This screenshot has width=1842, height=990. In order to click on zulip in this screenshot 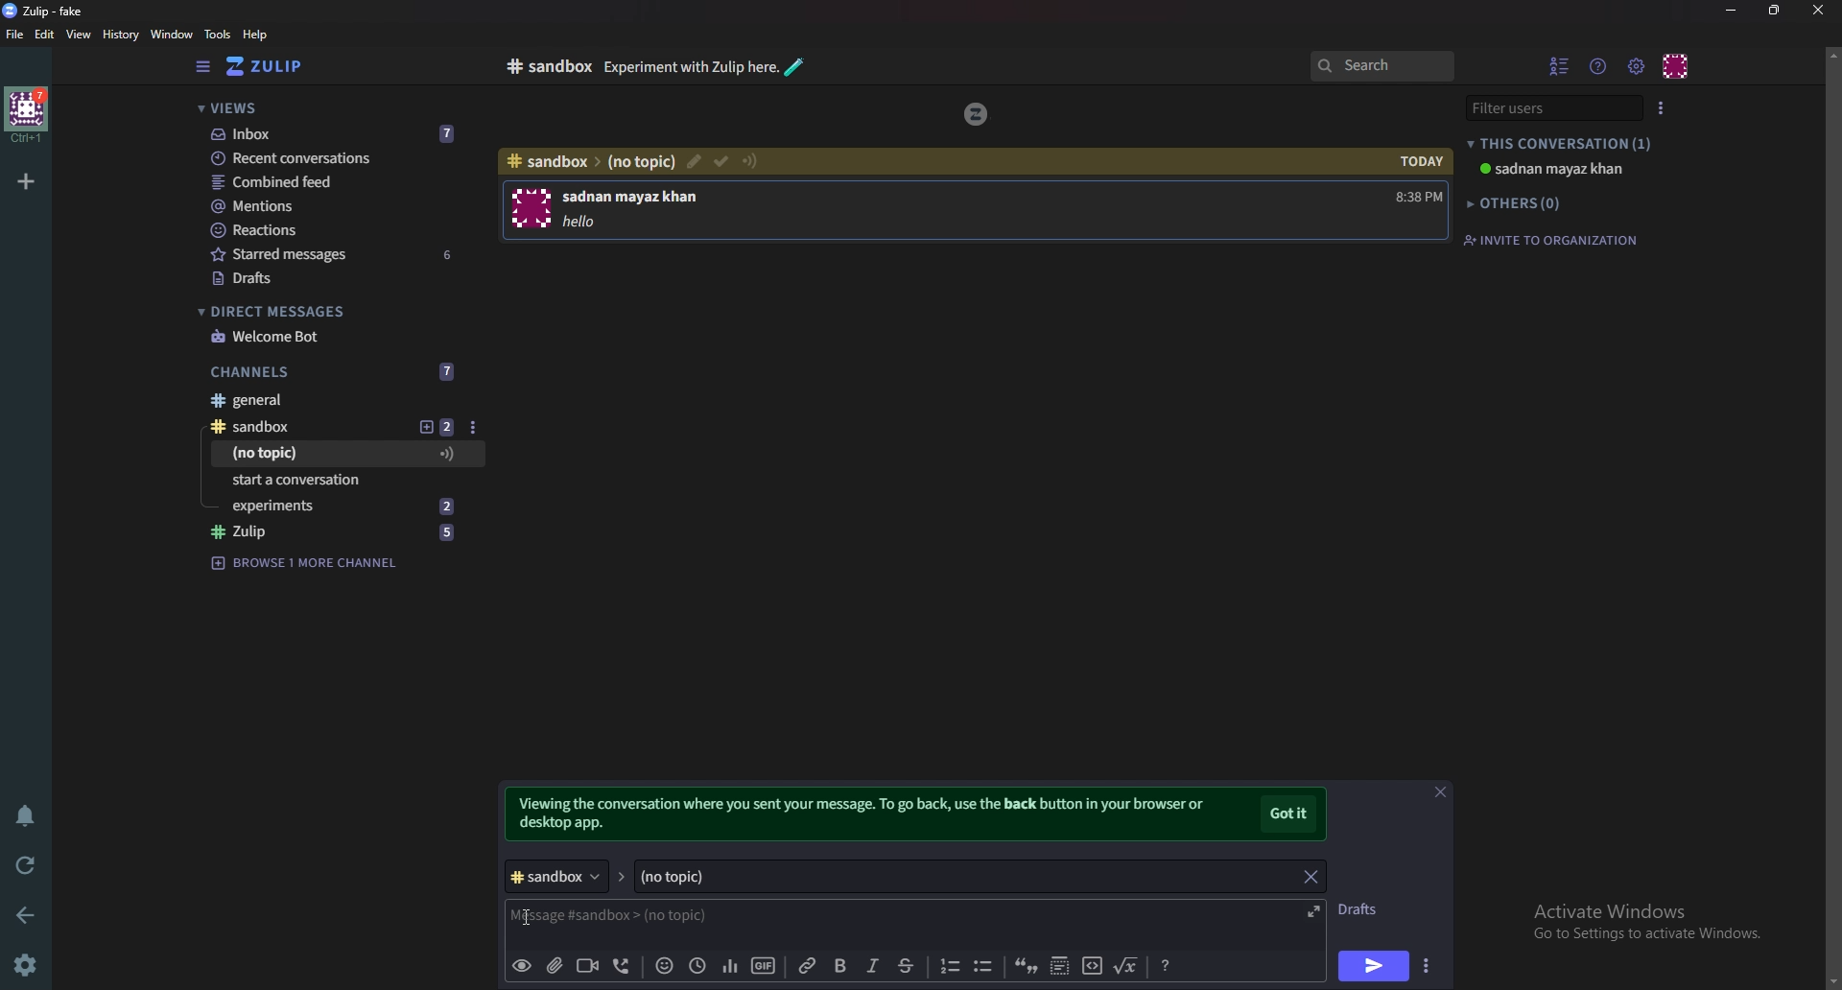, I will do `click(265, 65)`.